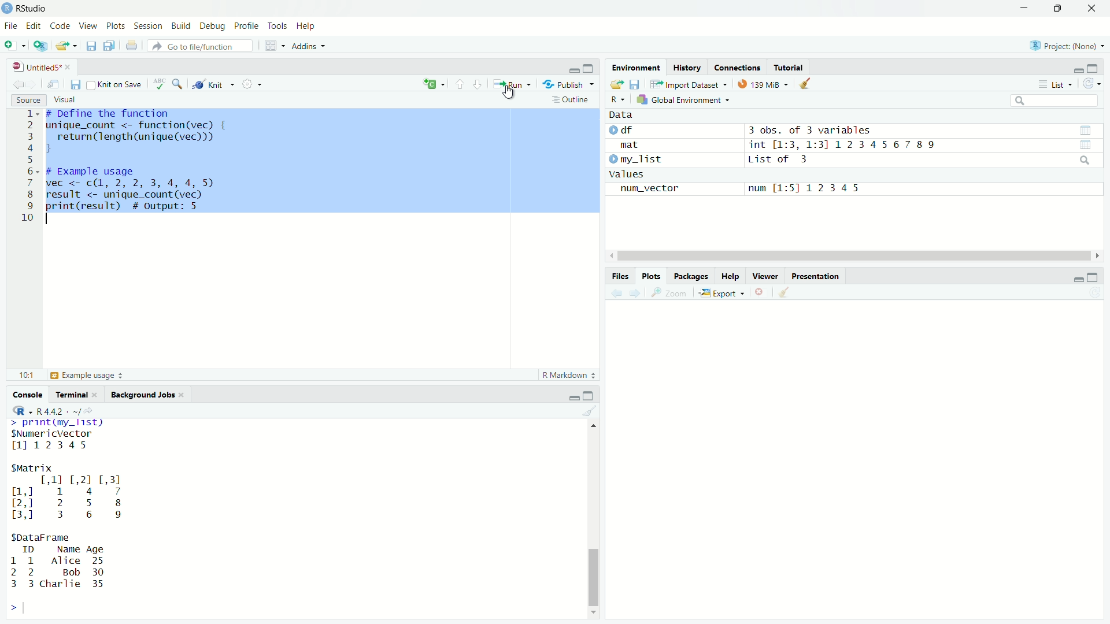 The width and height of the screenshot is (1110, 624). I want to click on maximize, so click(590, 69).